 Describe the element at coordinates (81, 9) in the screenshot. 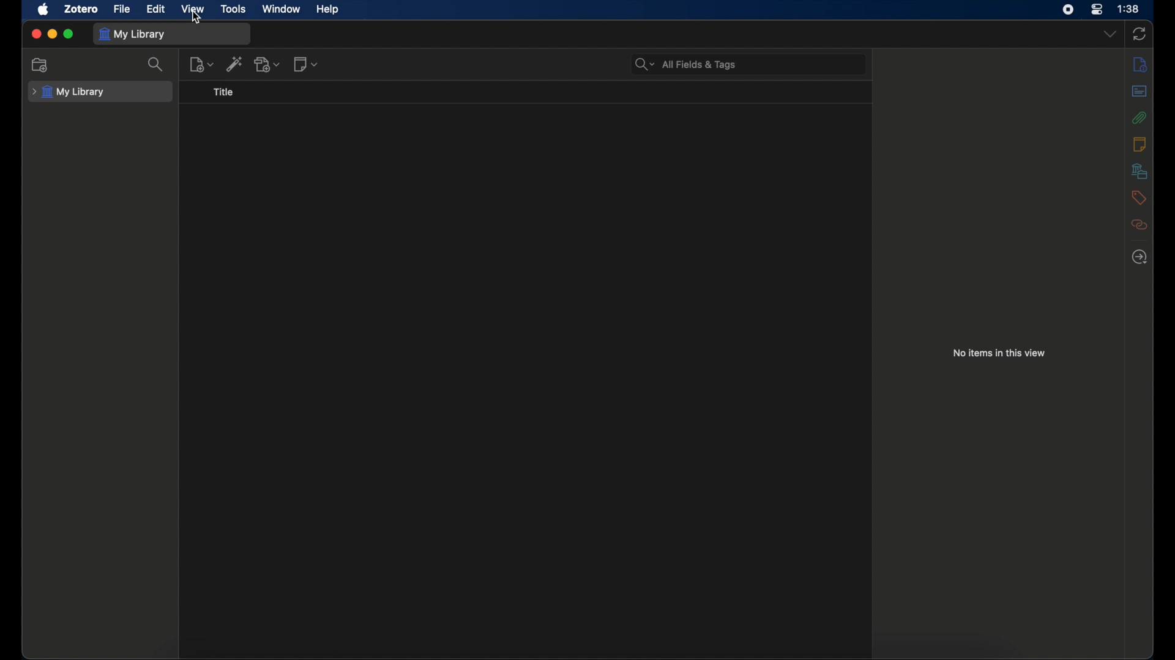

I see `zotero` at that location.